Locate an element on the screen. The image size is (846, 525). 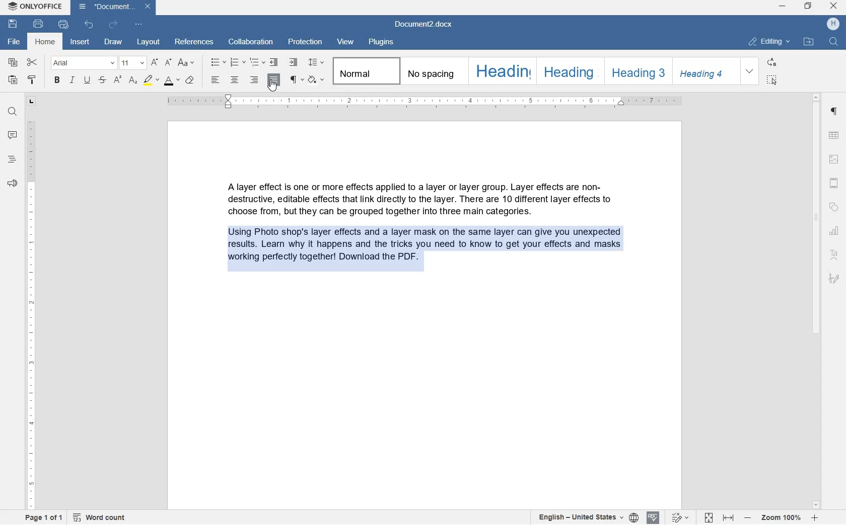
NORMAL is located at coordinates (365, 72).